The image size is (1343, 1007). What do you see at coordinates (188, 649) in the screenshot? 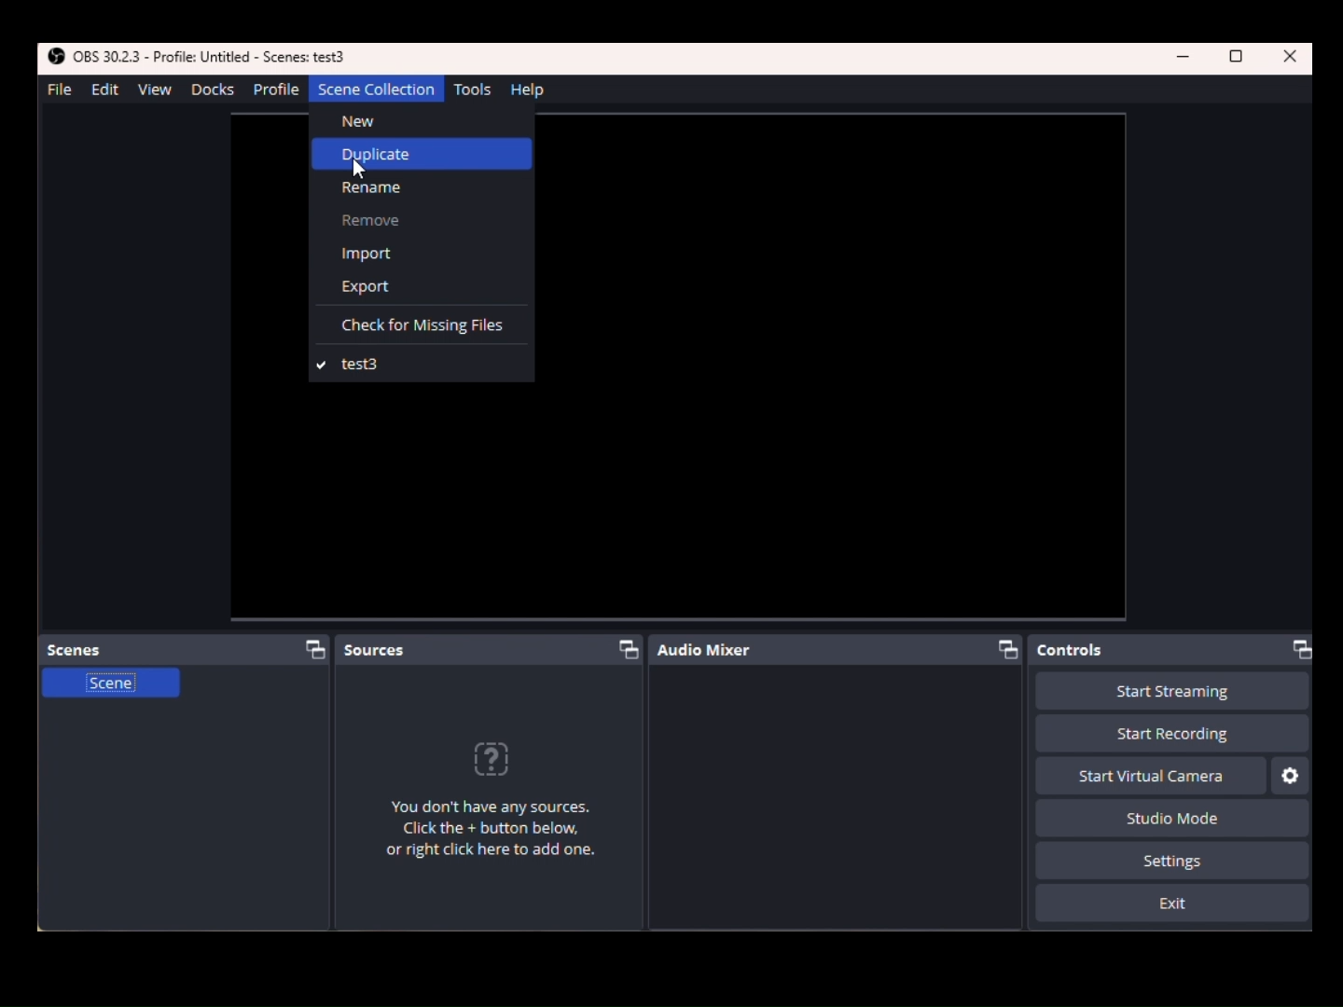
I see `Scenes` at bounding box center [188, 649].